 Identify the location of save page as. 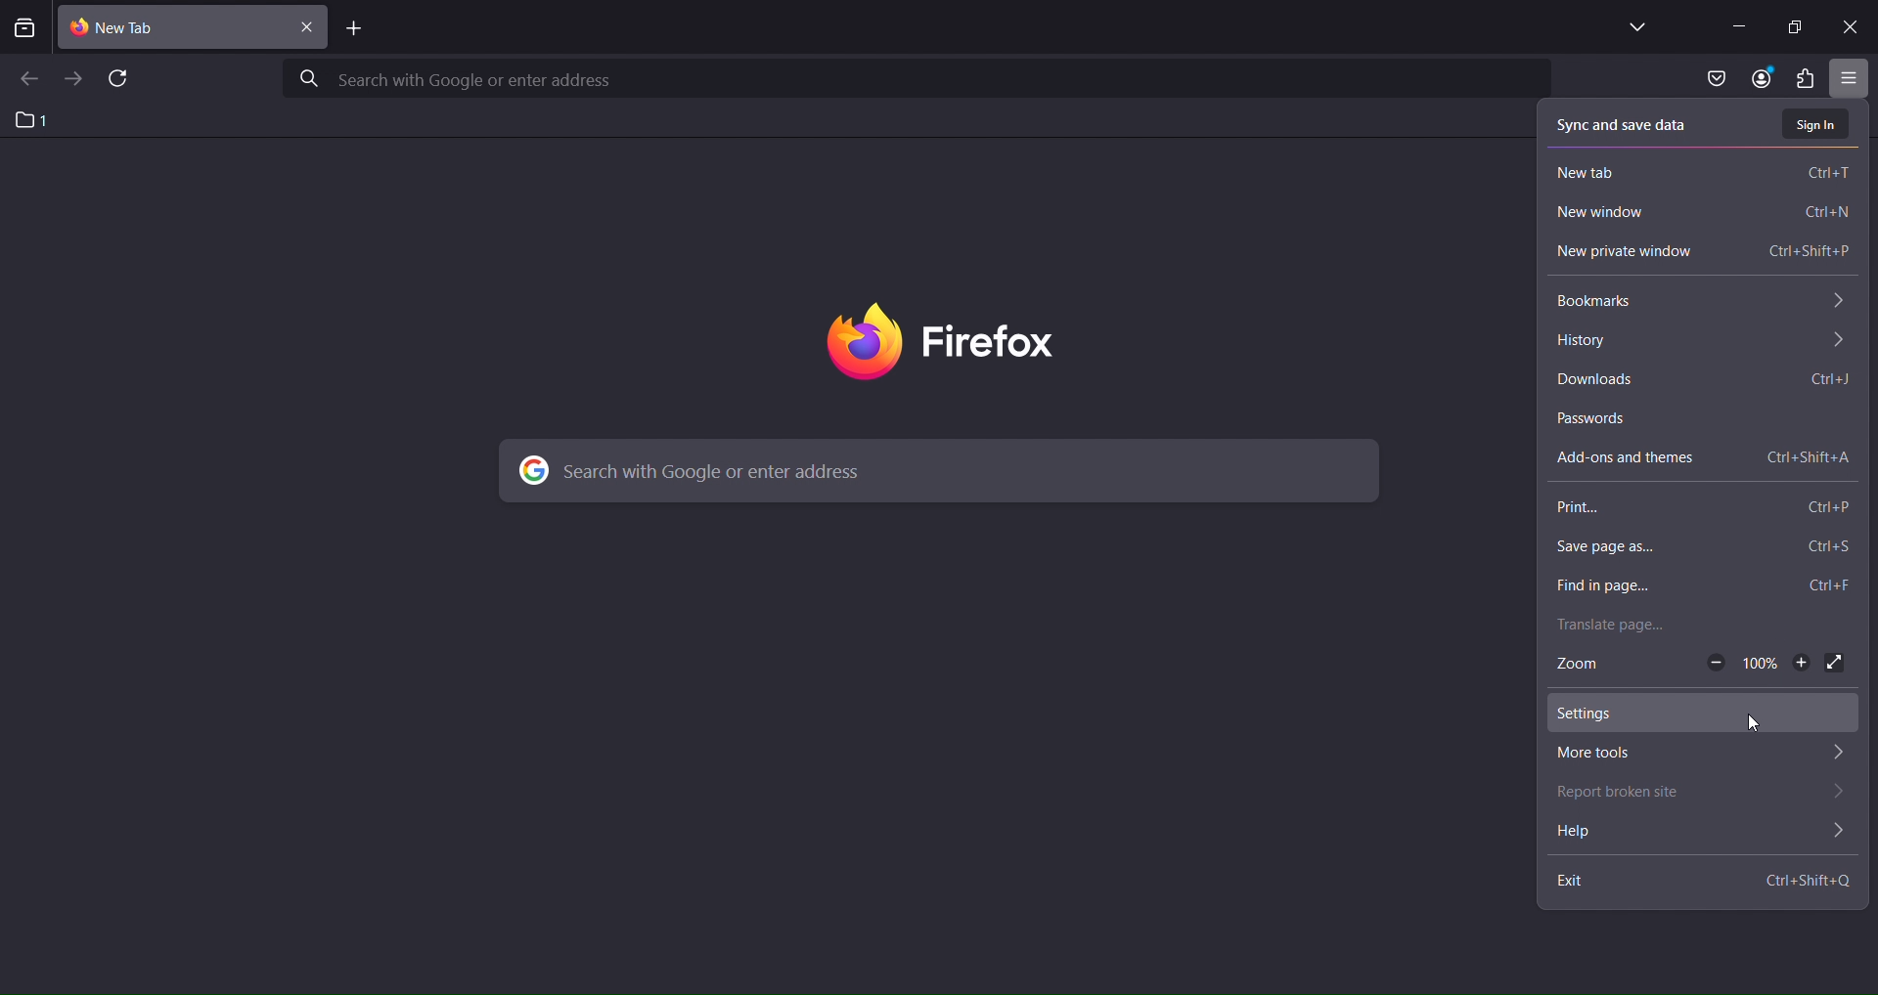
(1709, 547).